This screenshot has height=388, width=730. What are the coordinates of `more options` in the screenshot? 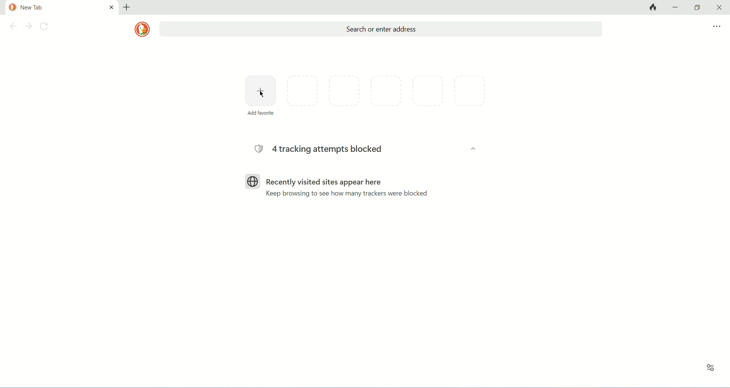 It's located at (717, 27).